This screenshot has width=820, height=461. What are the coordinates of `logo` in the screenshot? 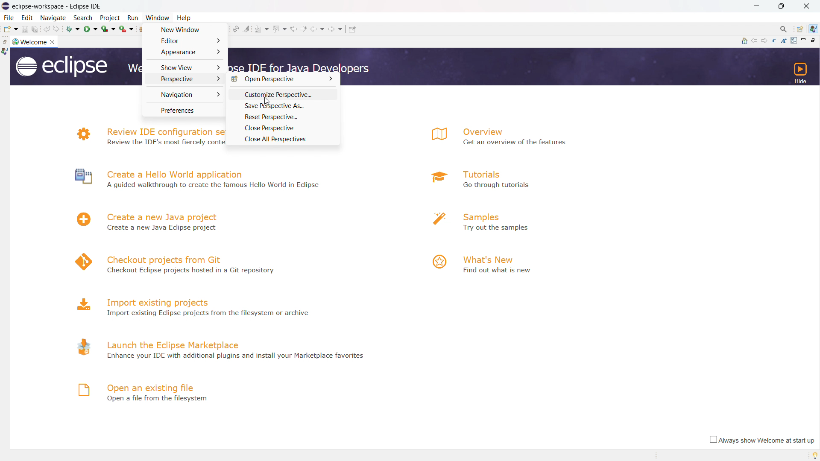 It's located at (434, 134).